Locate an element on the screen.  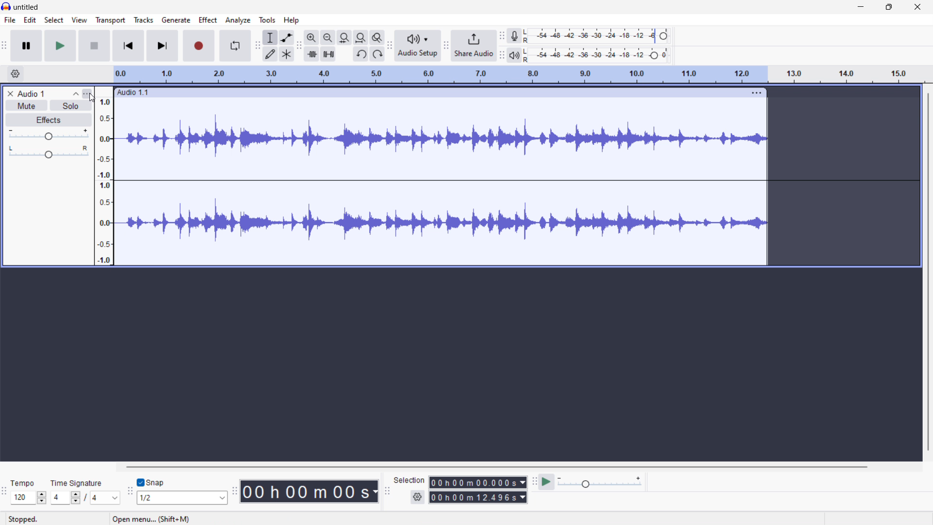
play at speed  is located at coordinates (546, 481).